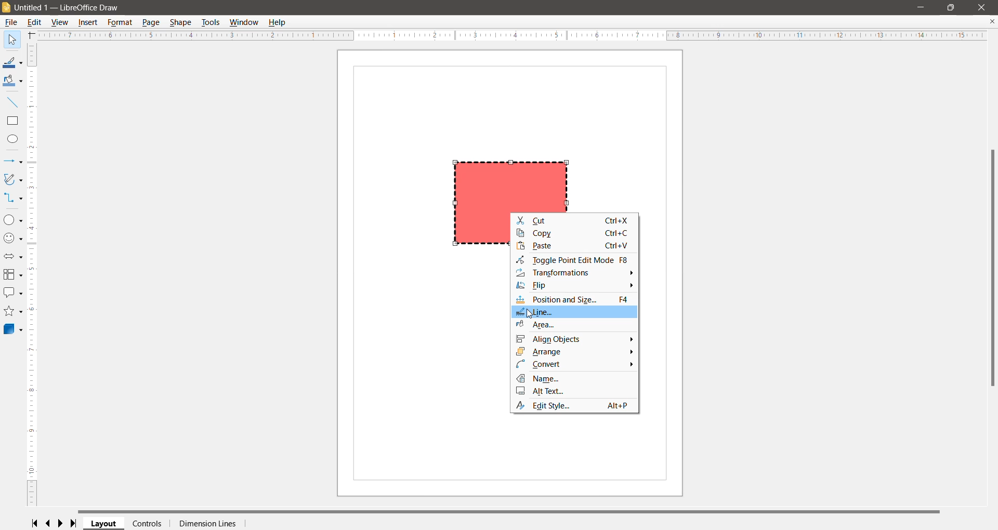 This screenshot has width=998, height=530. Describe the element at coordinates (12, 121) in the screenshot. I see `Rectangle` at that location.